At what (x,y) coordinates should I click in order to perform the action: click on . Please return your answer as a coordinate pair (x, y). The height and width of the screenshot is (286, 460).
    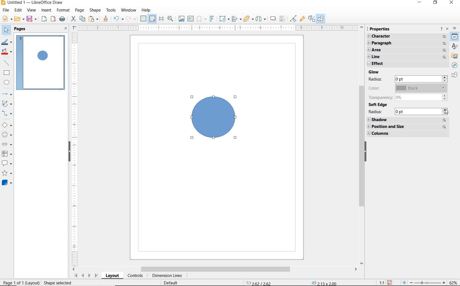
    Looking at the image, I should click on (162, 19).